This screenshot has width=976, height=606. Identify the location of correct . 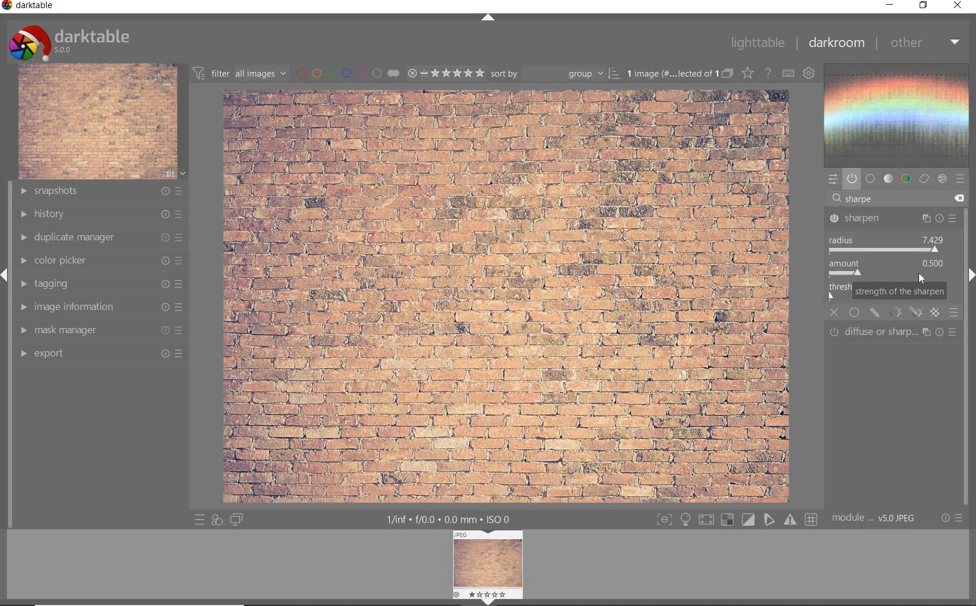
(924, 179).